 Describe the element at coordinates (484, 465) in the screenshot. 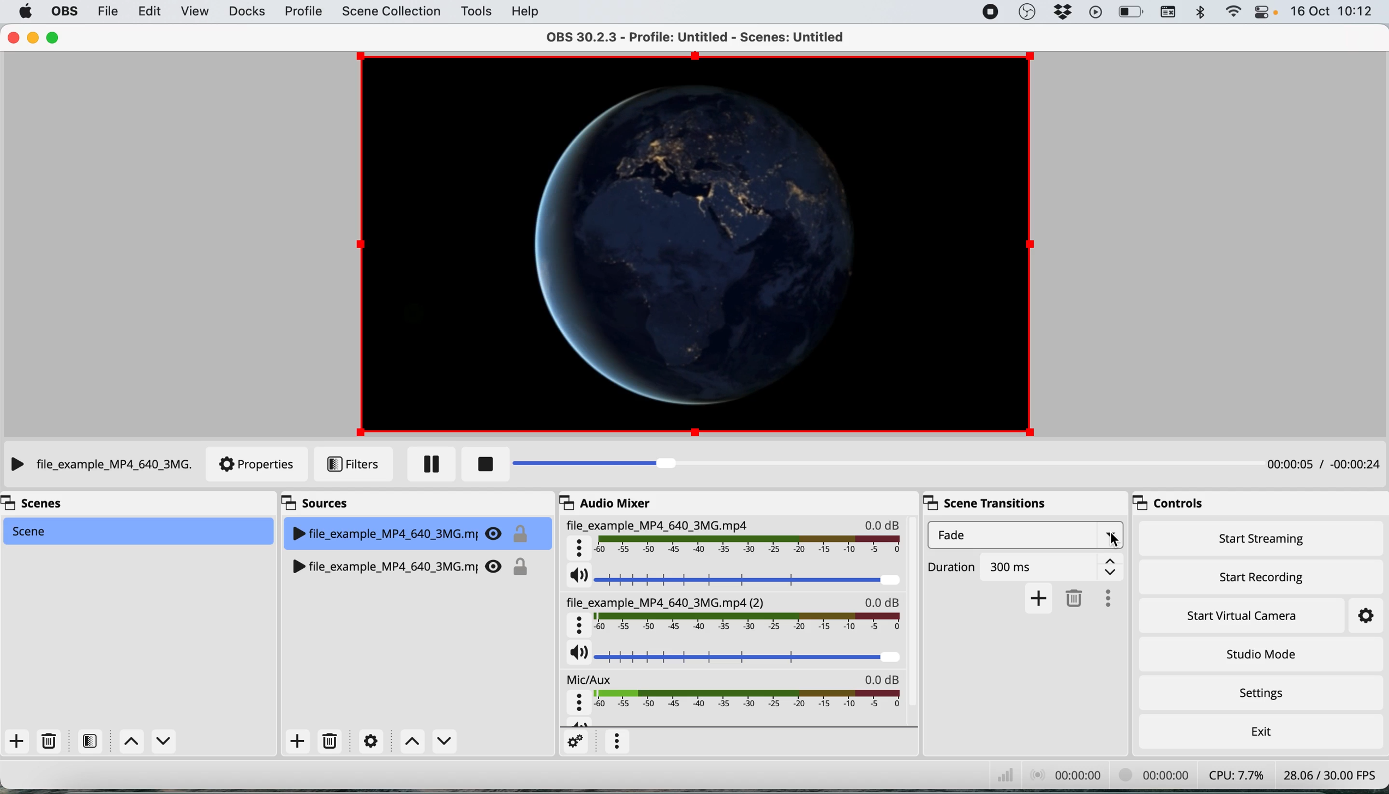

I see `stop` at that location.